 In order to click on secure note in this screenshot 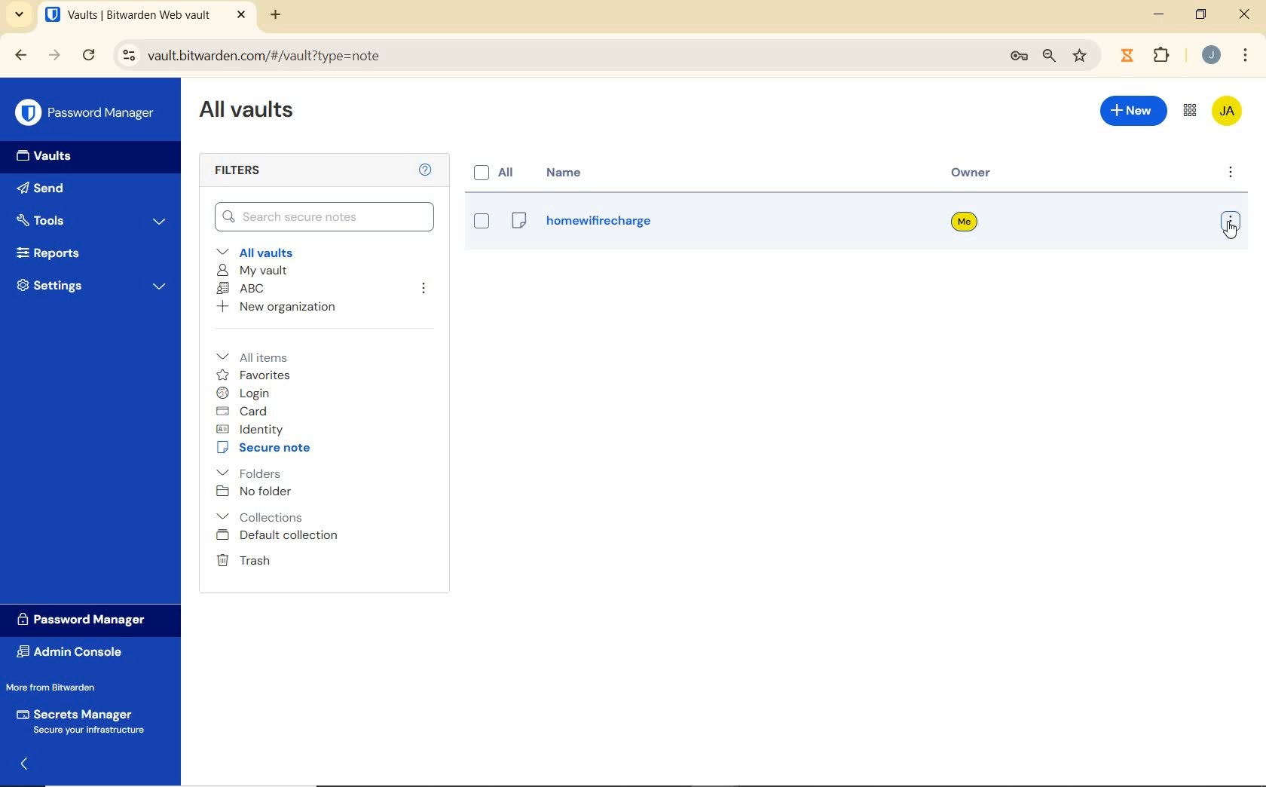, I will do `click(267, 448)`.